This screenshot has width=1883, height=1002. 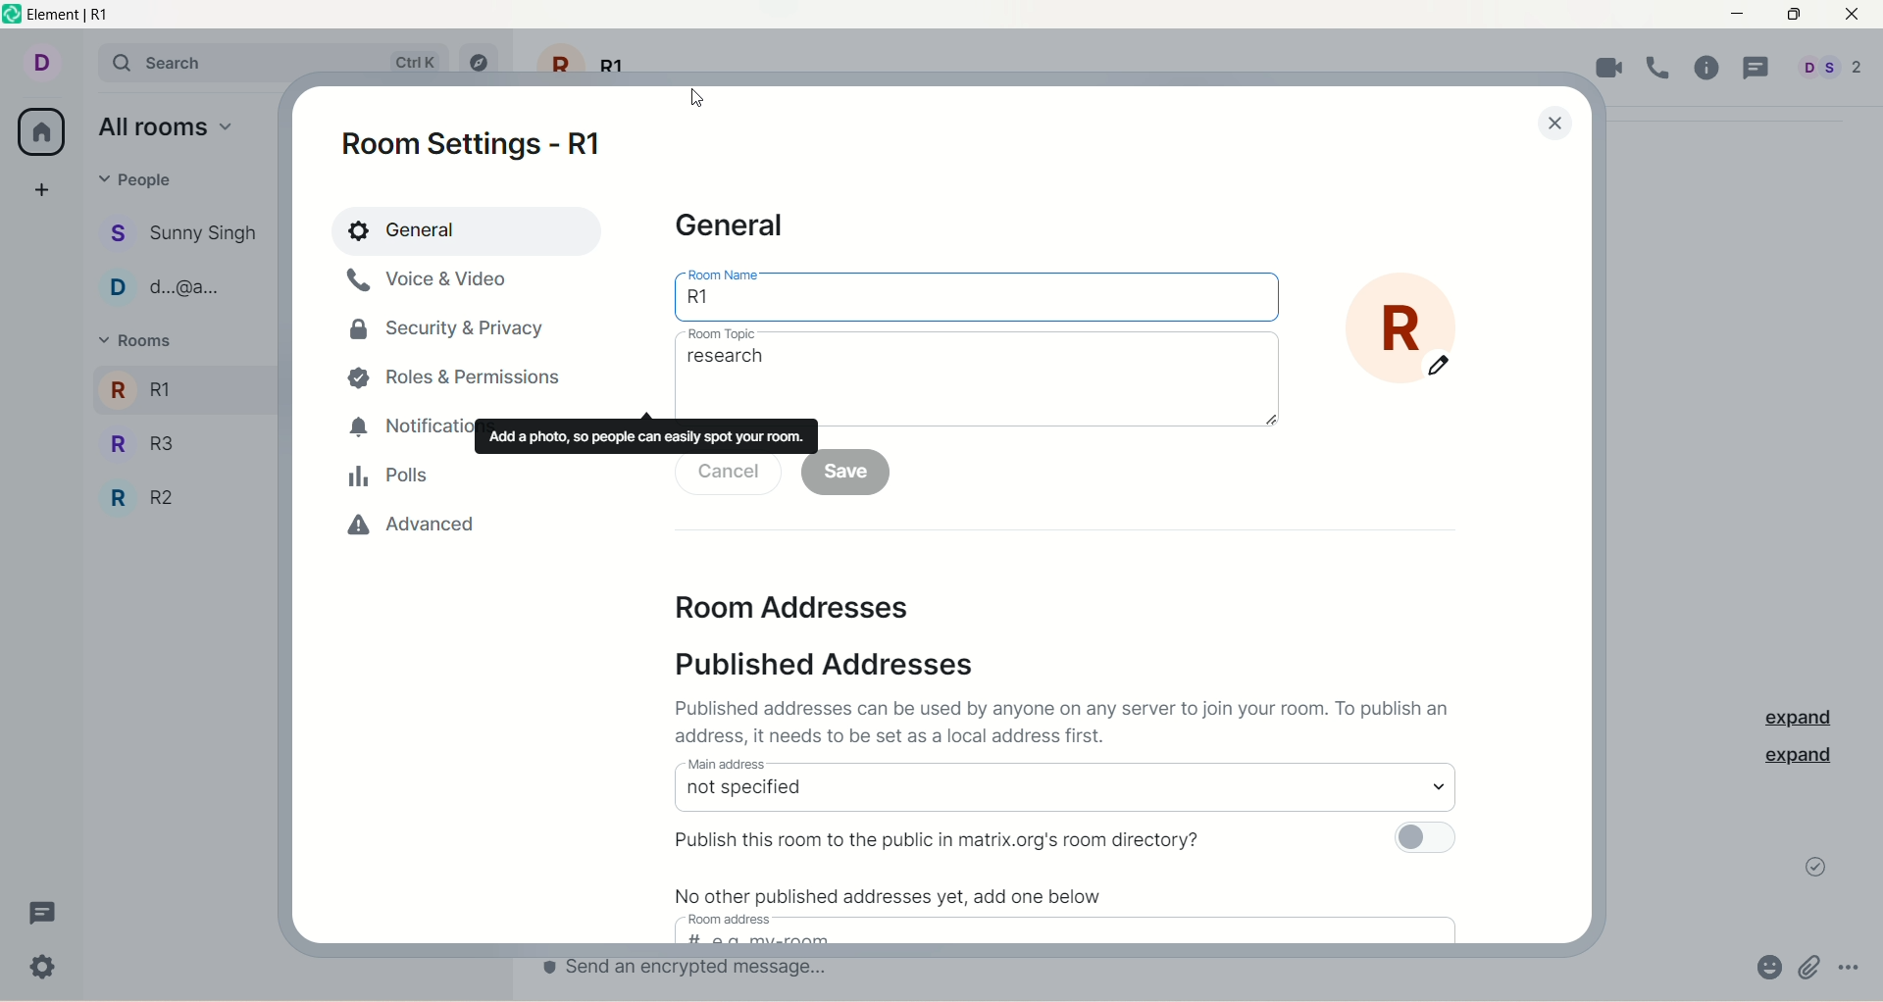 What do you see at coordinates (446, 327) in the screenshot?
I see `security and privacy` at bounding box center [446, 327].